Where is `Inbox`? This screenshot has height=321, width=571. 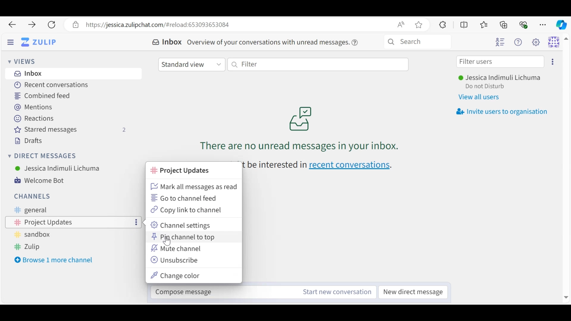
Inbox is located at coordinates (167, 42).